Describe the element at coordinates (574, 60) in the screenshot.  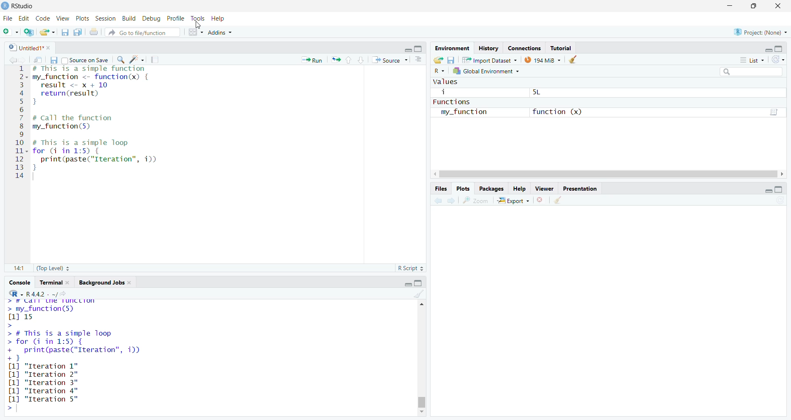
I see `clear objects from the workspace` at that location.